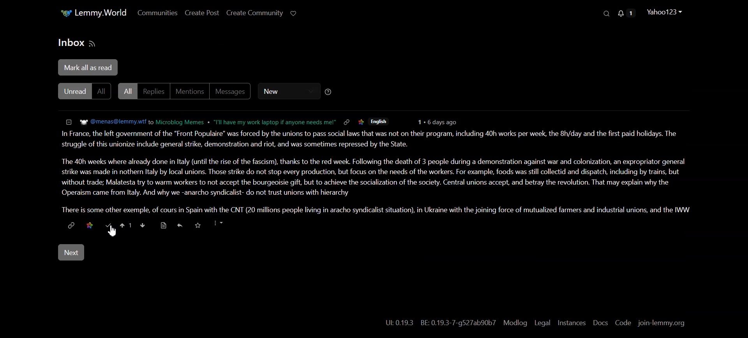 The image size is (748, 338). Describe the element at coordinates (88, 67) in the screenshot. I see `Mark all as read` at that location.